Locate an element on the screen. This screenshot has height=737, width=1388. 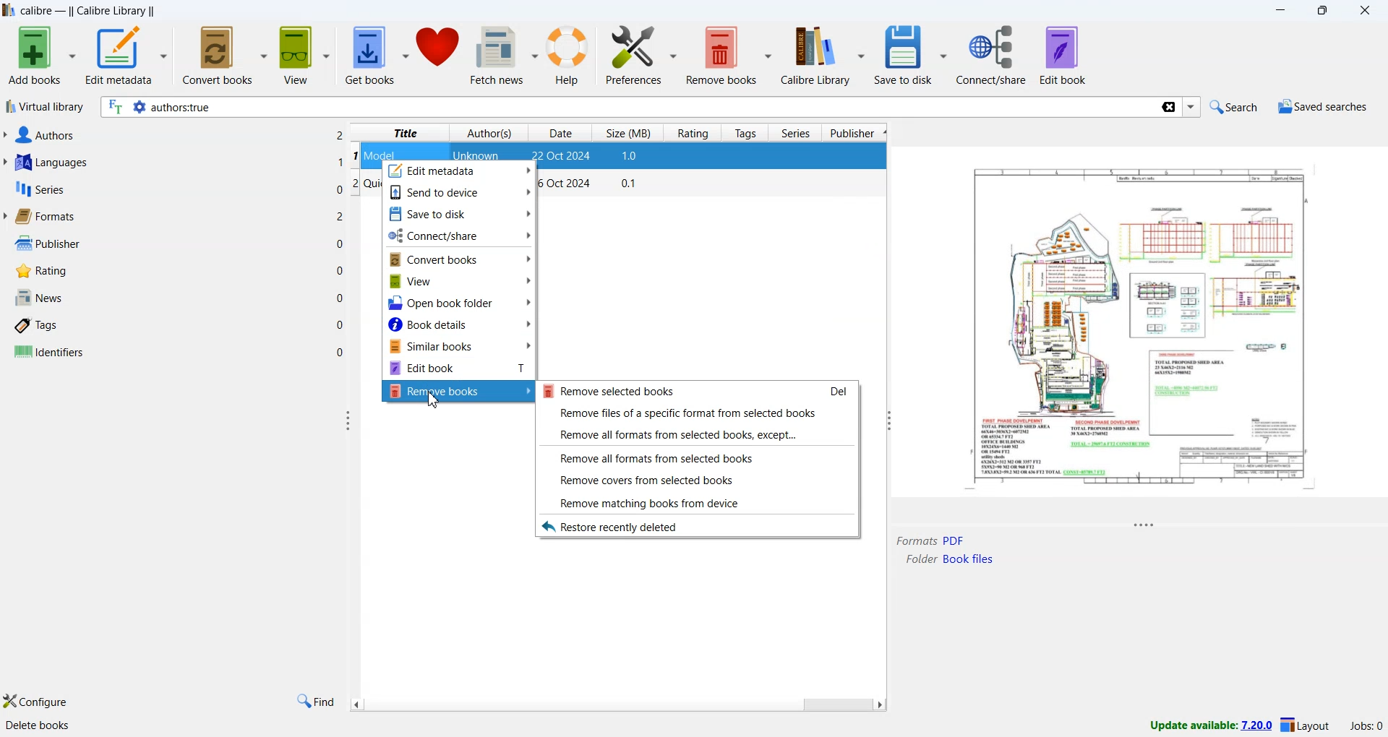
calibre library is located at coordinates (115, 12).